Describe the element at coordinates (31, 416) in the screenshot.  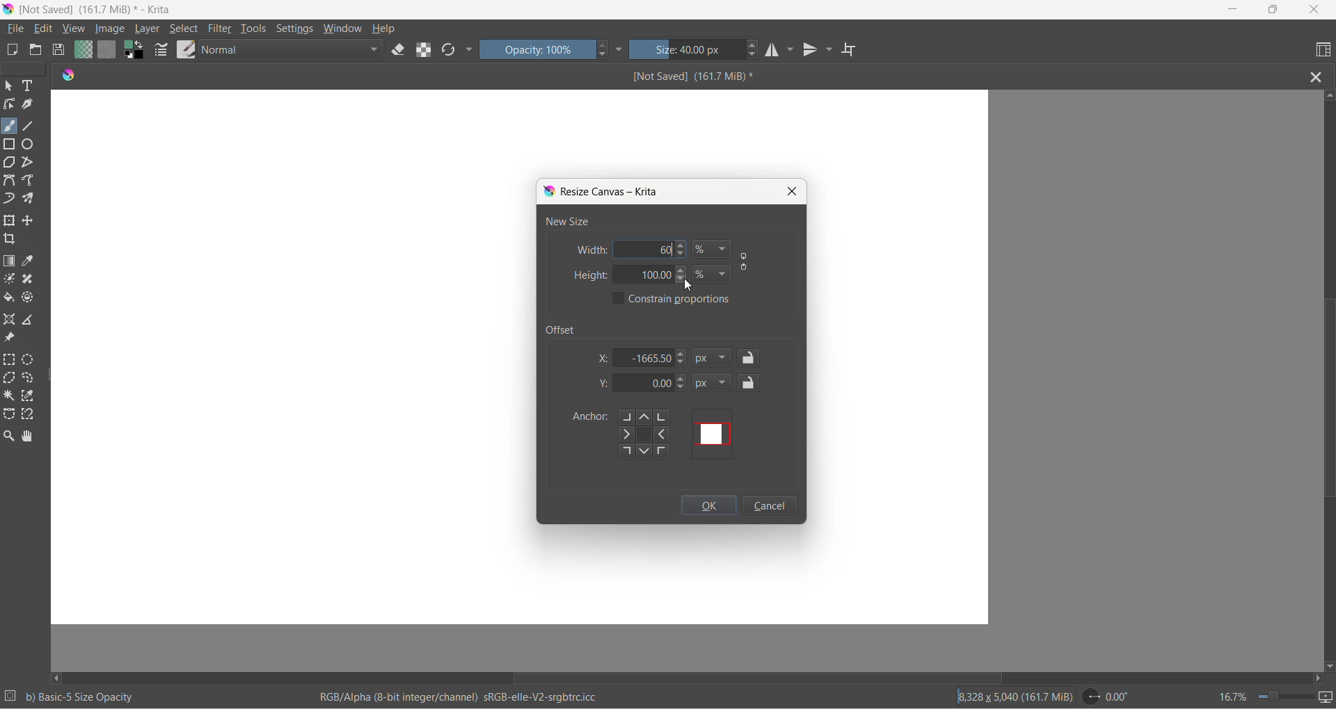
I see `magnetic curve selection tool` at that location.